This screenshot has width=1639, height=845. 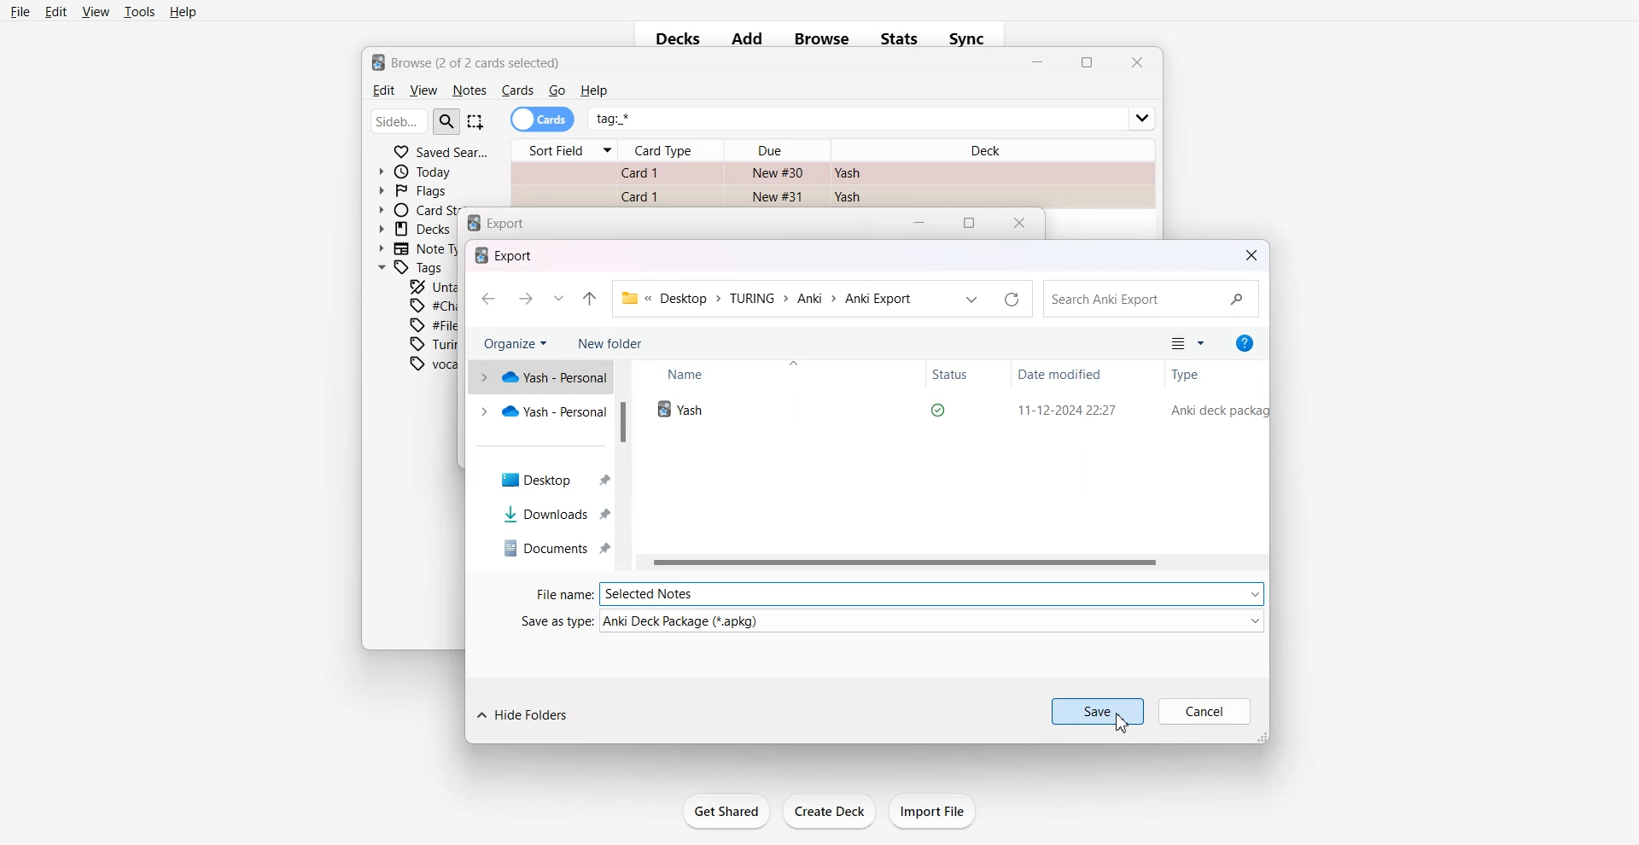 What do you see at coordinates (934, 811) in the screenshot?
I see `Import File` at bounding box center [934, 811].